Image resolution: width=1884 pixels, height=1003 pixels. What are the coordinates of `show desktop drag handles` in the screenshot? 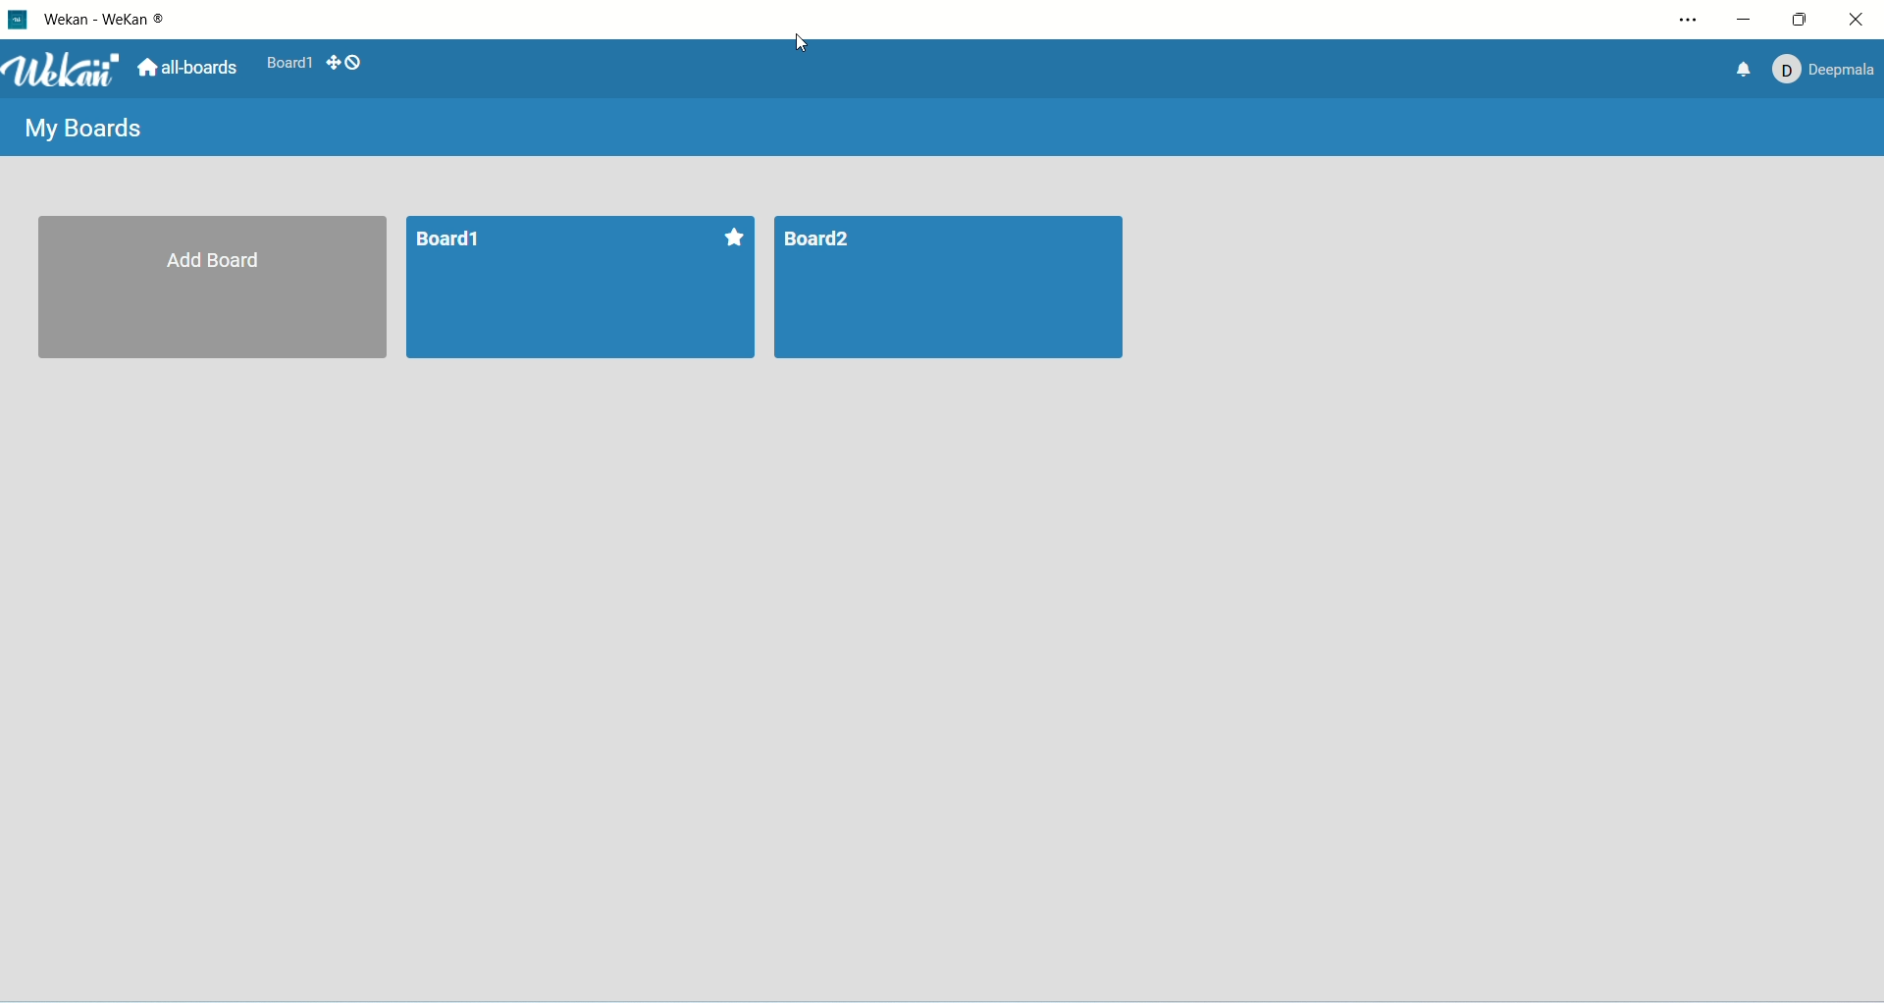 It's located at (354, 64).